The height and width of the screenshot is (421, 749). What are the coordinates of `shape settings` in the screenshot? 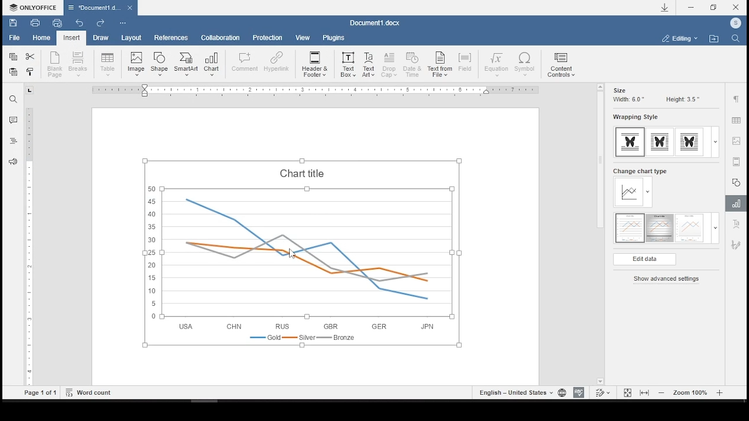 It's located at (737, 182).